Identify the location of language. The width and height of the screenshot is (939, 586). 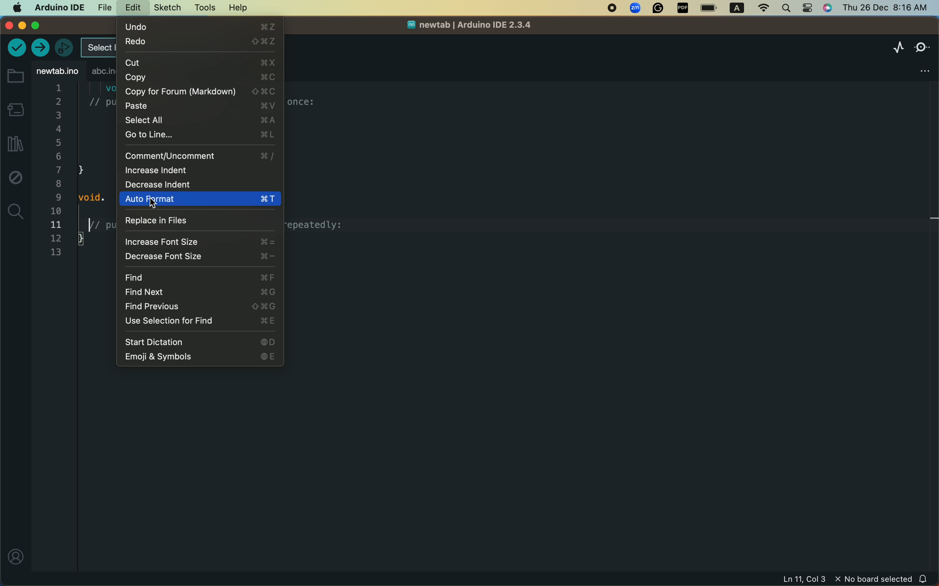
(734, 9).